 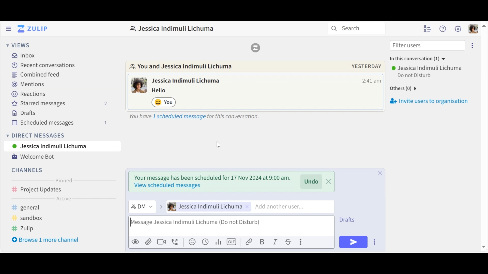 What do you see at coordinates (46, 207) in the screenshot?
I see `general` at bounding box center [46, 207].